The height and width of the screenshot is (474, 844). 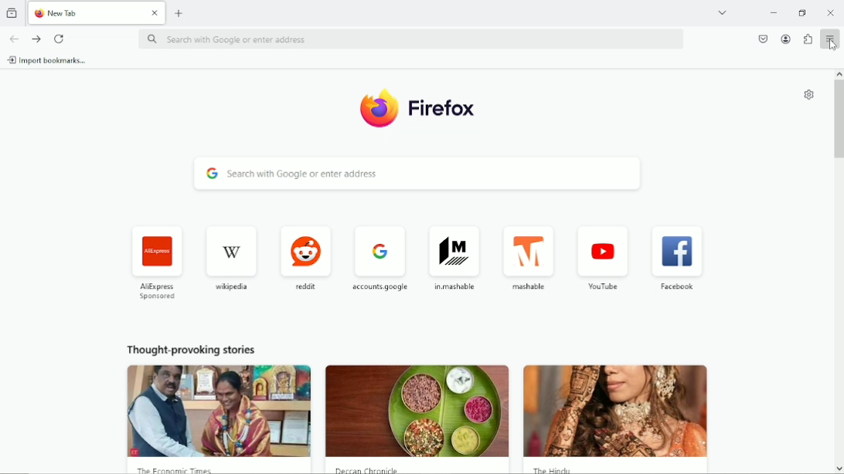 What do you see at coordinates (378, 108) in the screenshot?
I see `firefox Logo` at bounding box center [378, 108].